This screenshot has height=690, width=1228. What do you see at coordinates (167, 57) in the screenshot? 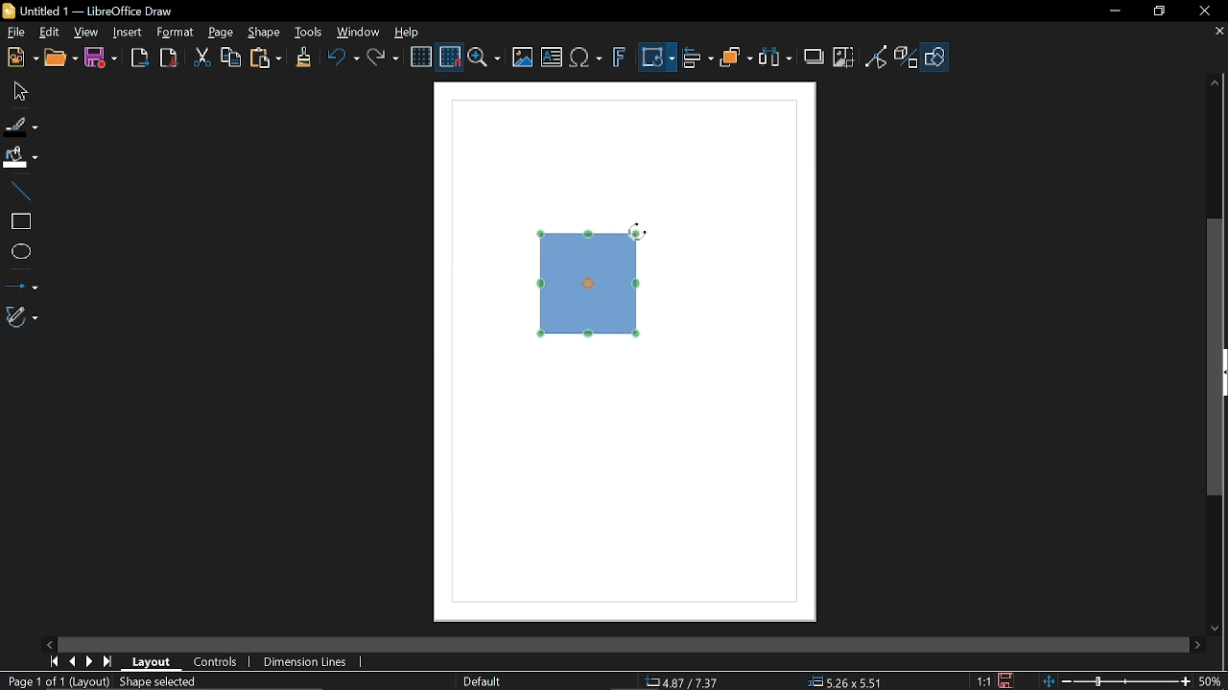
I see `Export to pdf` at bounding box center [167, 57].